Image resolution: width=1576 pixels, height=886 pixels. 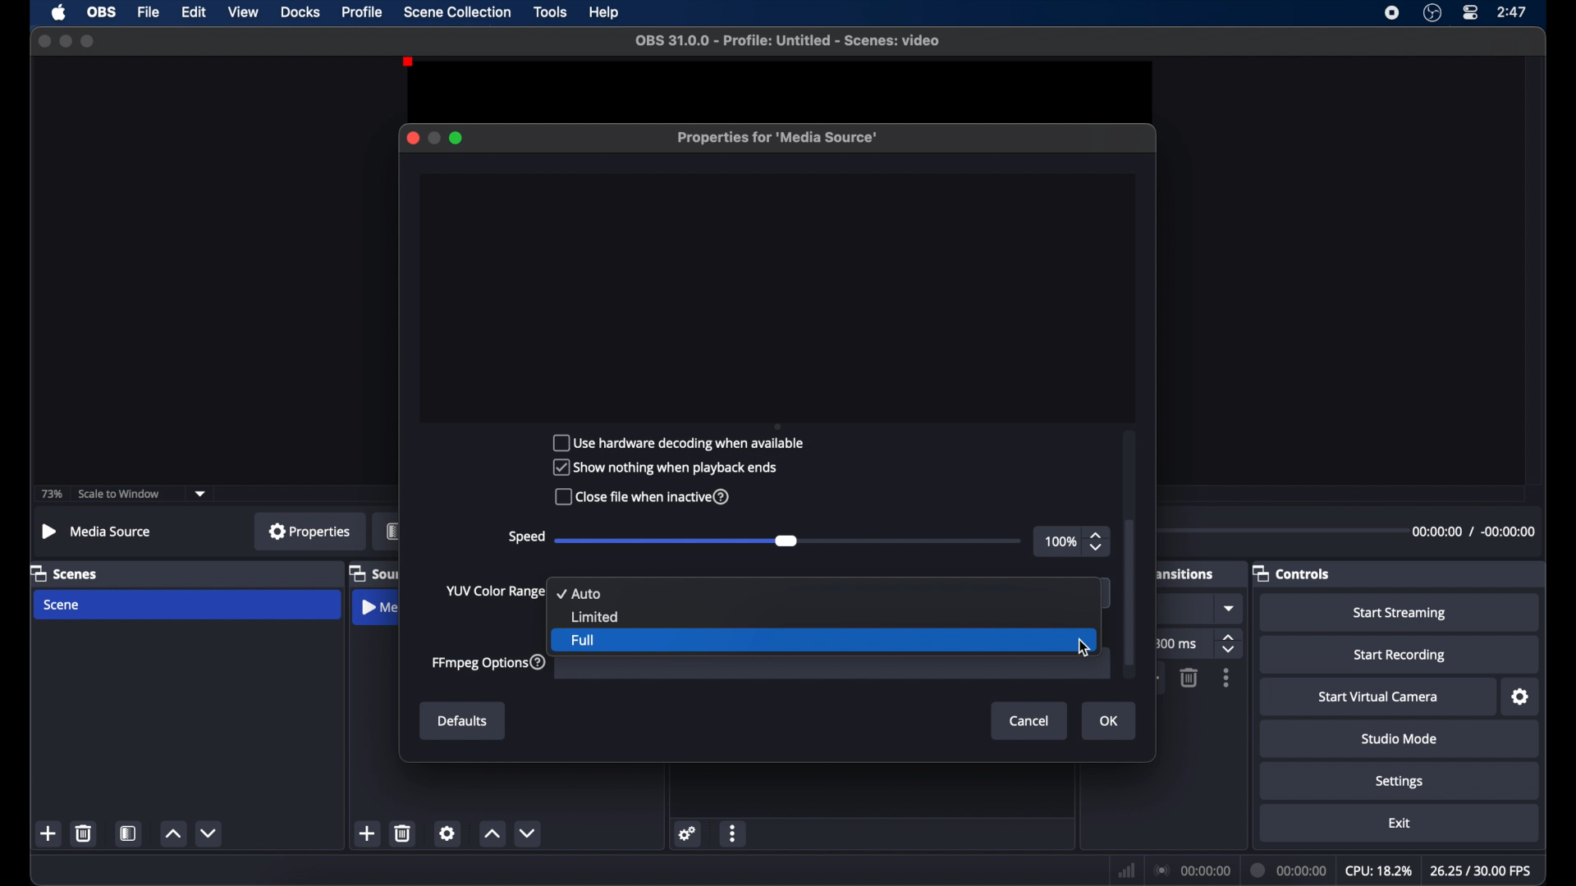 I want to click on scene, so click(x=63, y=605).